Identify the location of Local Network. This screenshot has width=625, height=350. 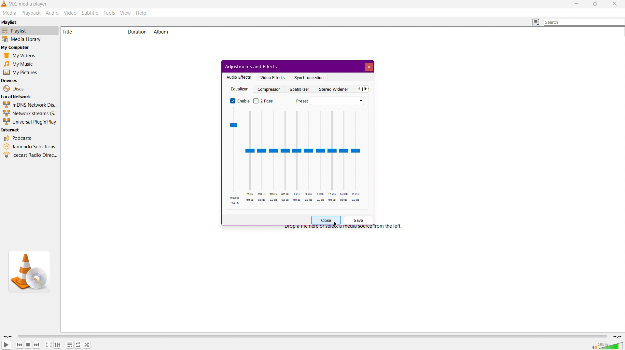
(17, 97).